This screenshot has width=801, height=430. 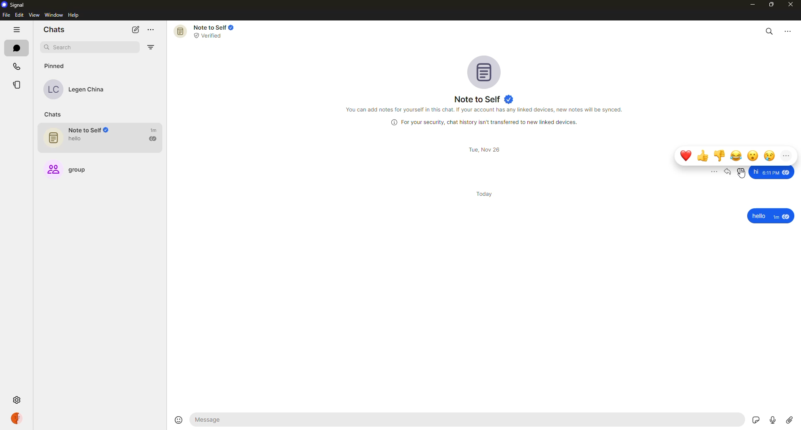 What do you see at coordinates (74, 15) in the screenshot?
I see `help` at bounding box center [74, 15].